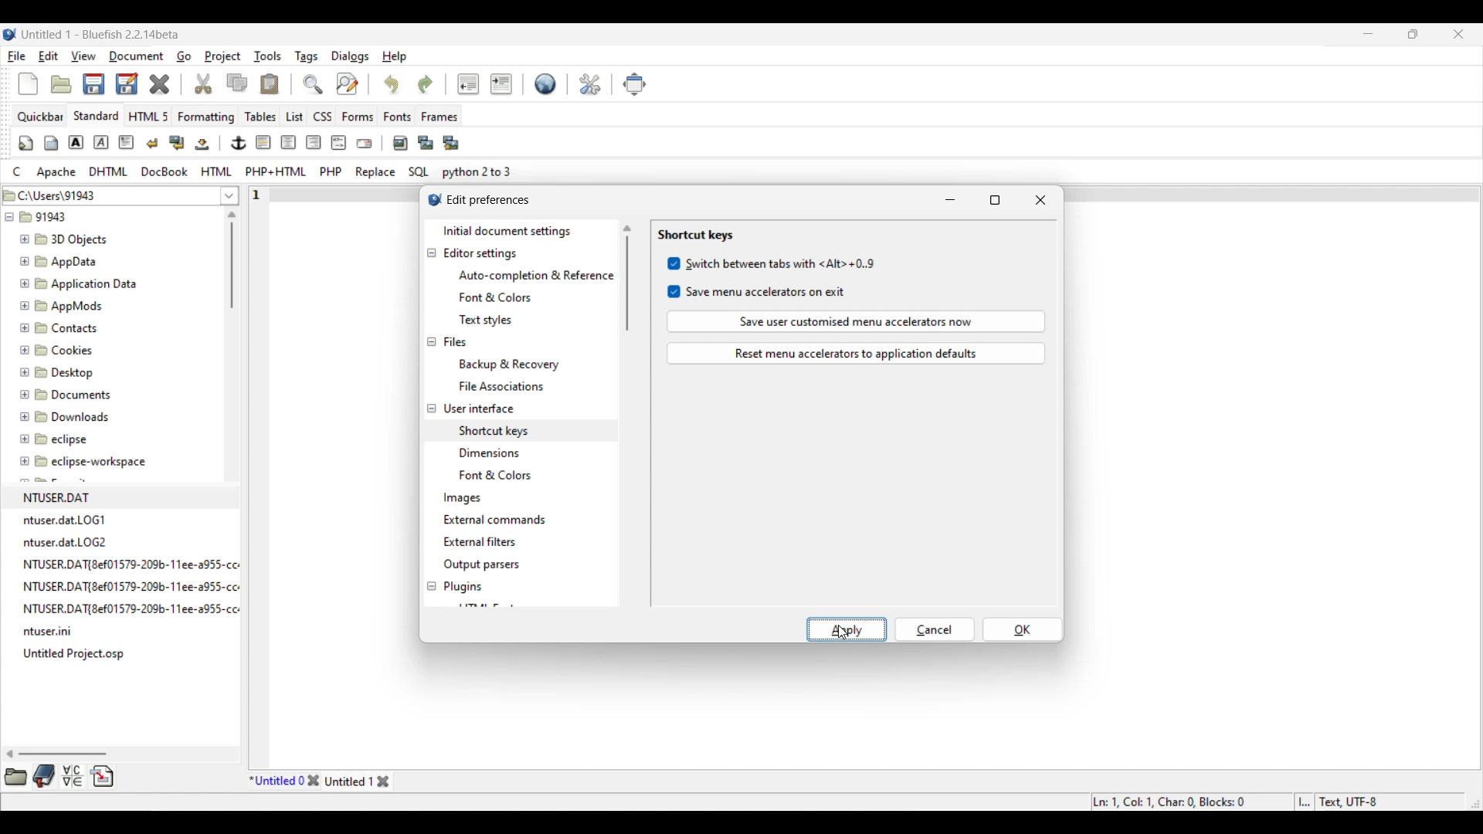  What do you see at coordinates (463, 587) in the screenshot?
I see `Plugins` at bounding box center [463, 587].